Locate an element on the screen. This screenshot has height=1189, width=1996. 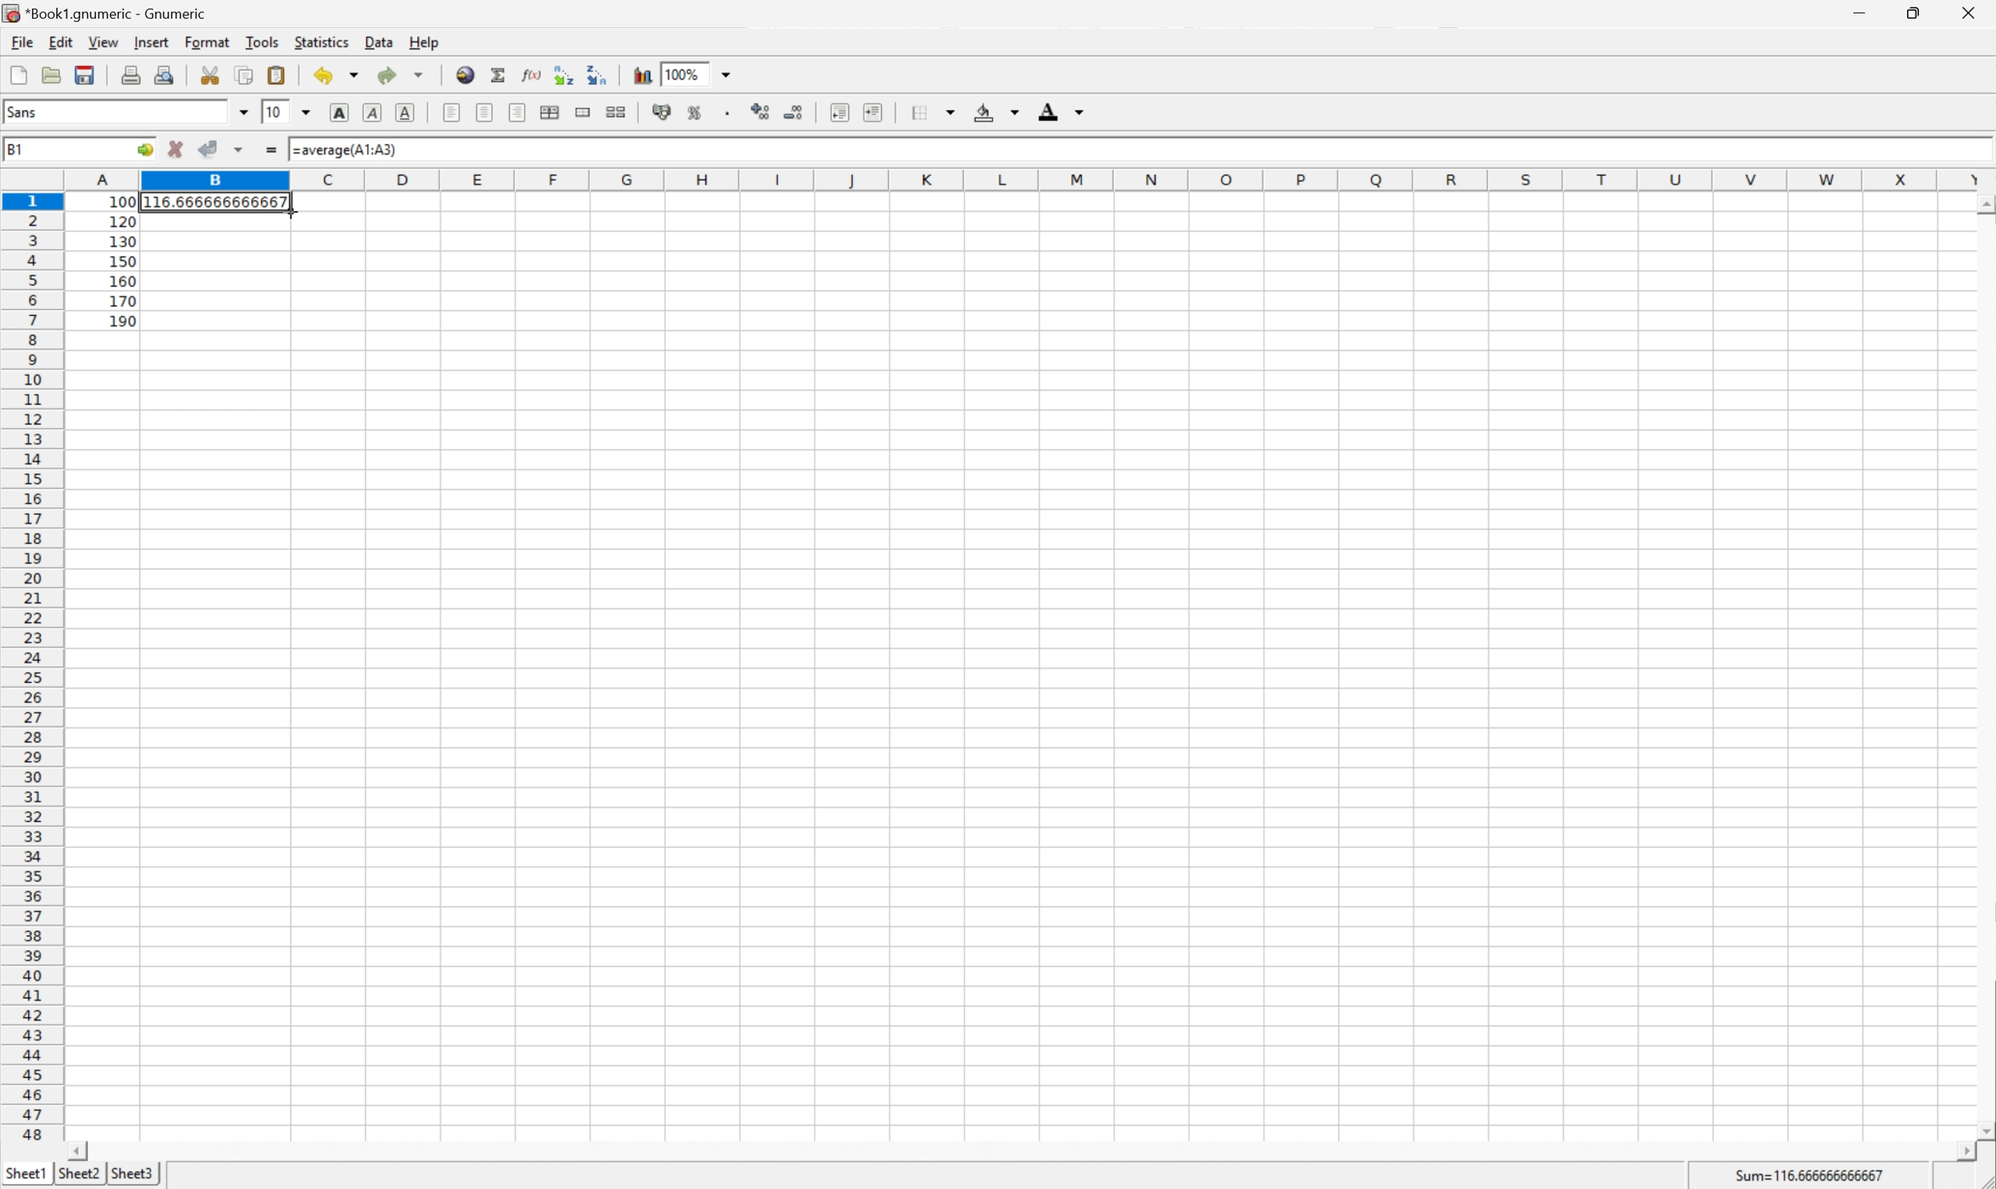
Insert hyperlink is located at coordinates (463, 75).